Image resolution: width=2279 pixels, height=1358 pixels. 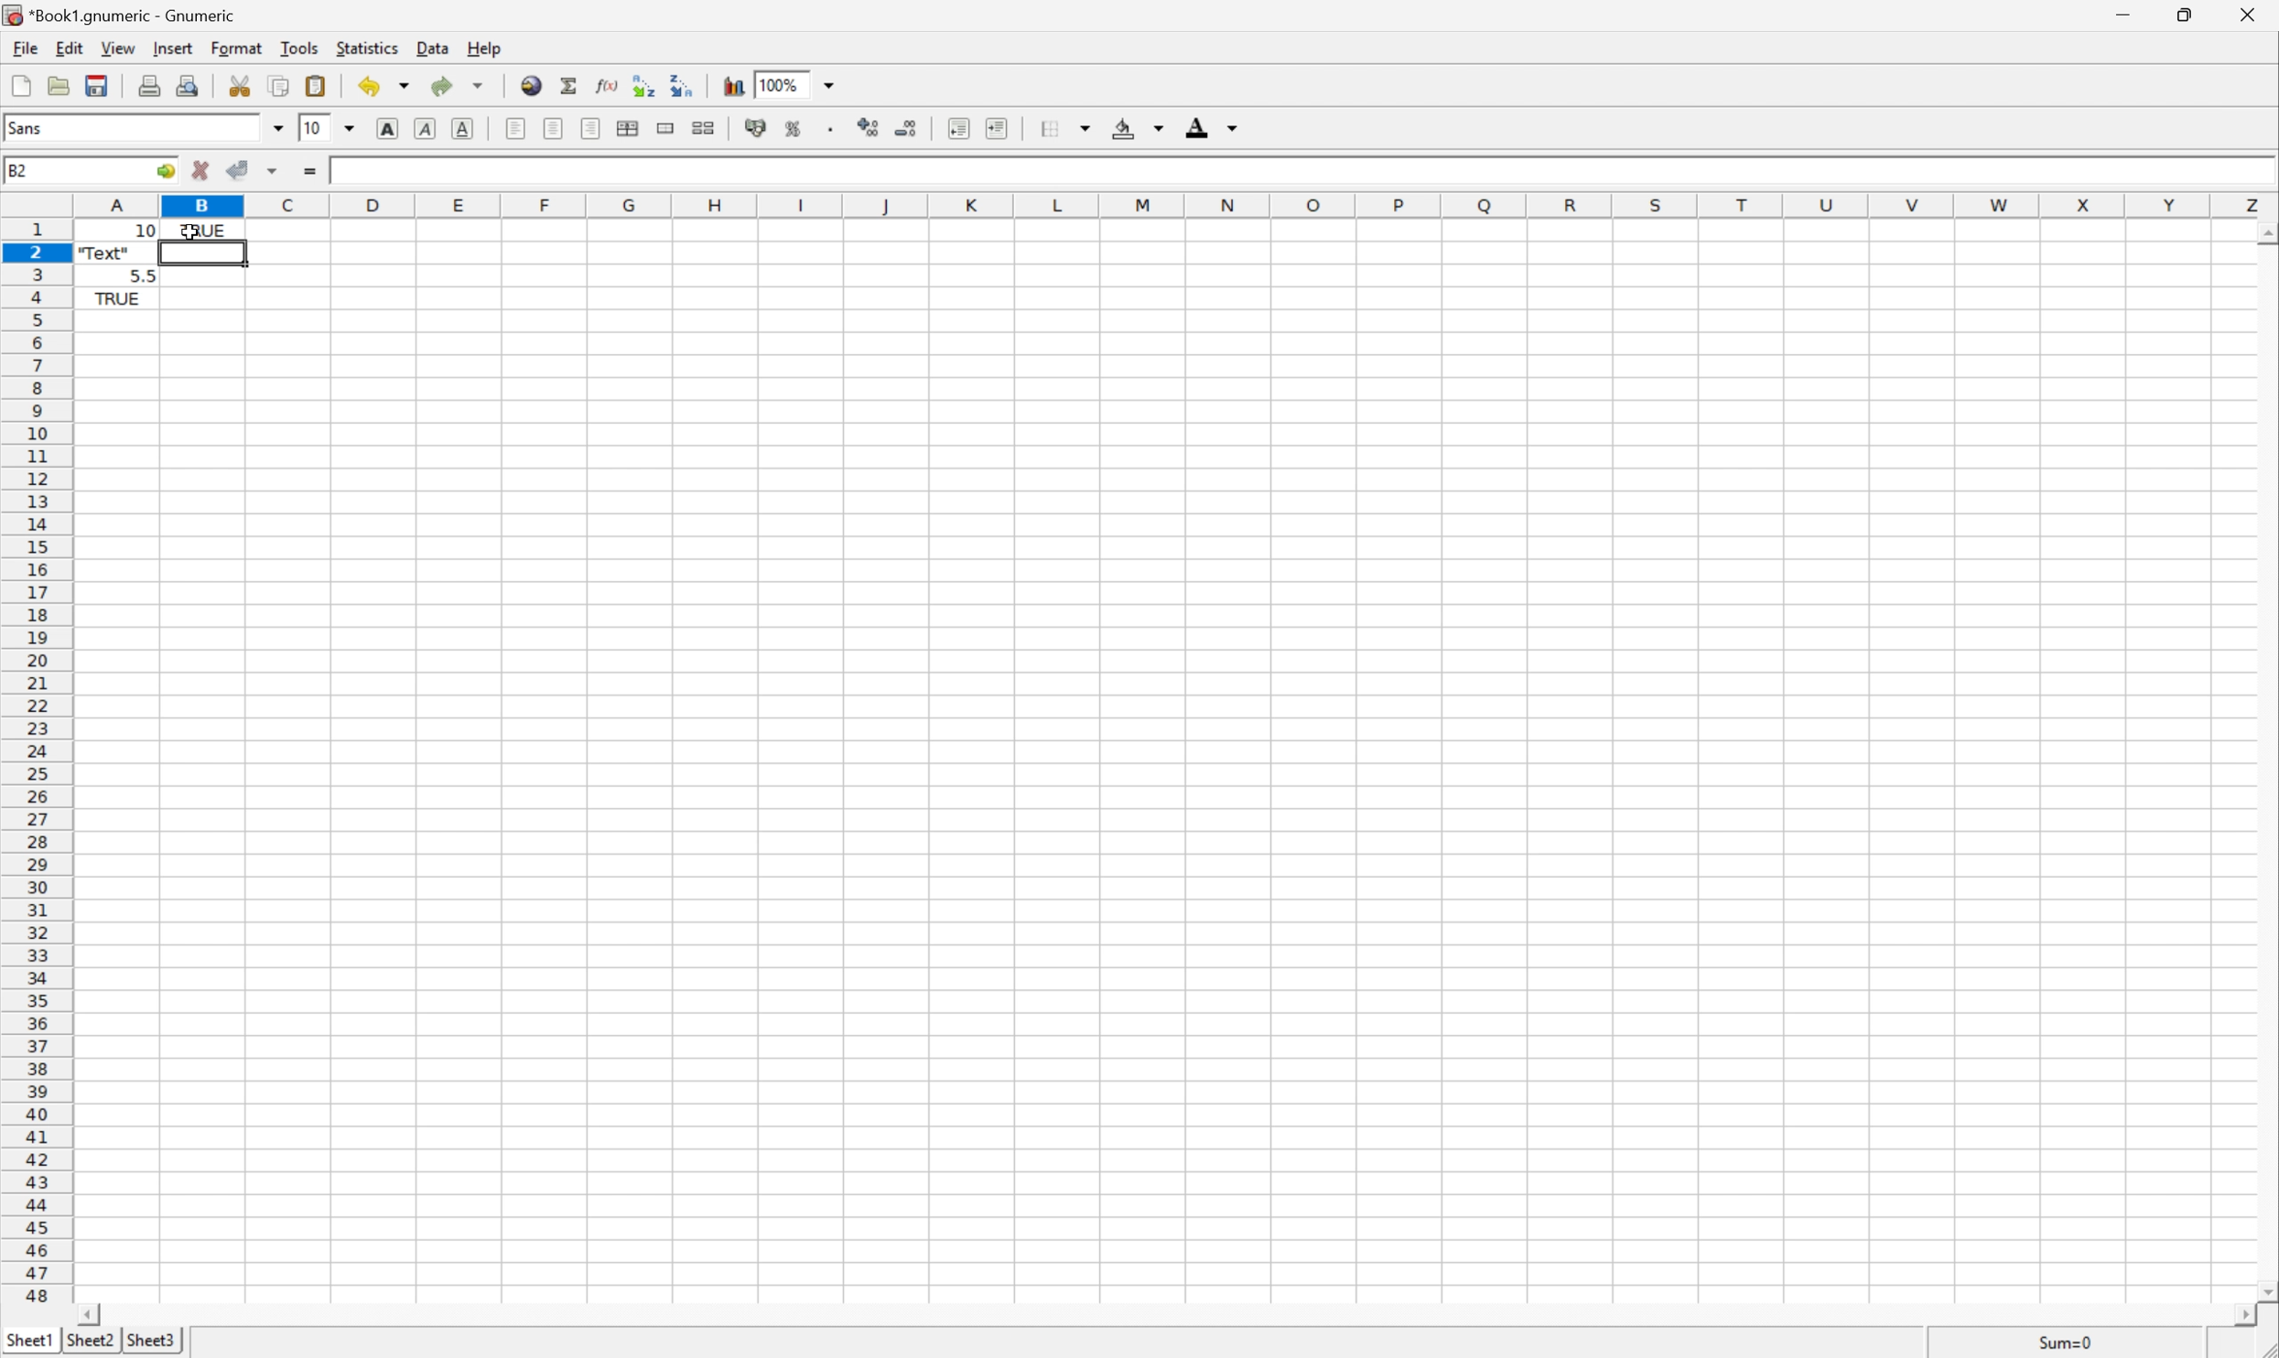 What do you see at coordinates (164, 168) in the screenshot?
I see `Go to` at bounding box center [164, 168].